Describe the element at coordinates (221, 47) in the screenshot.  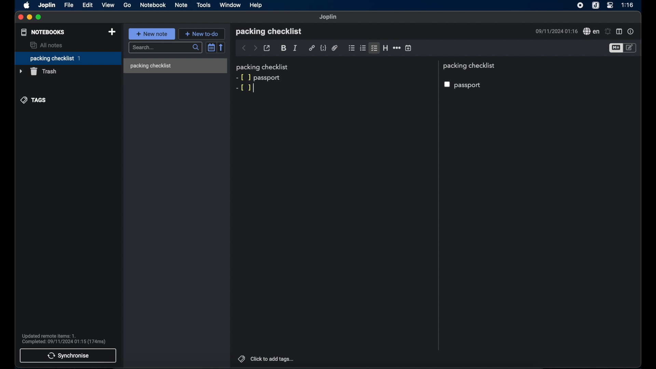
I see `reverse sort order` at that location.